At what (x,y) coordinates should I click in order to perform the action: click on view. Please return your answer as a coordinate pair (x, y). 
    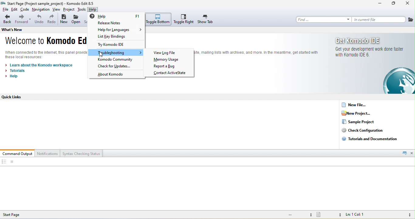
    Looking at the image, I should click on (57, 10).